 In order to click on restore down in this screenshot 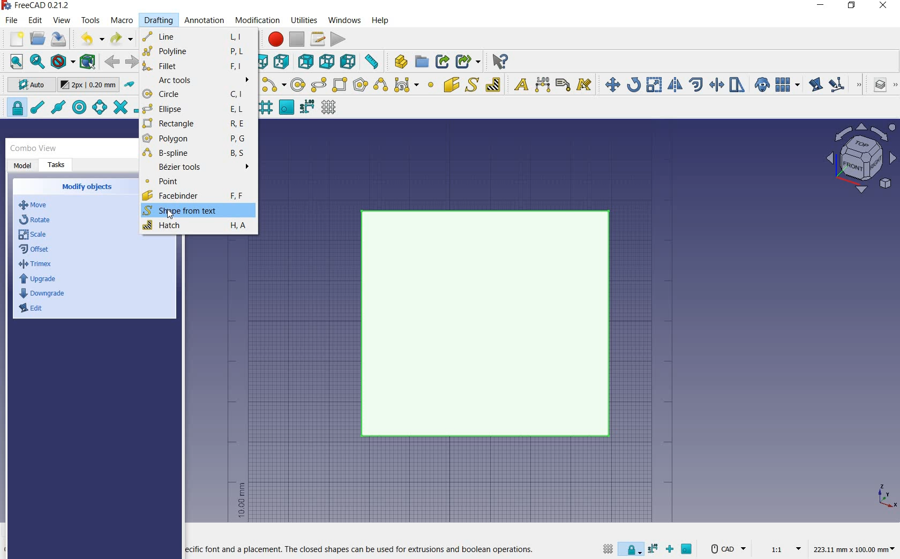, I will do `click(852, 6)`.